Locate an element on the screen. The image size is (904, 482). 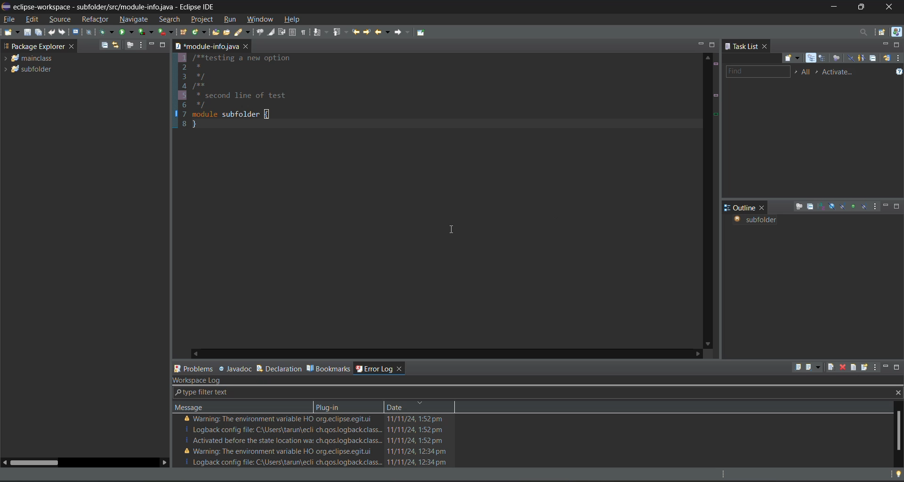
outline is located at coordinates (740, 208).